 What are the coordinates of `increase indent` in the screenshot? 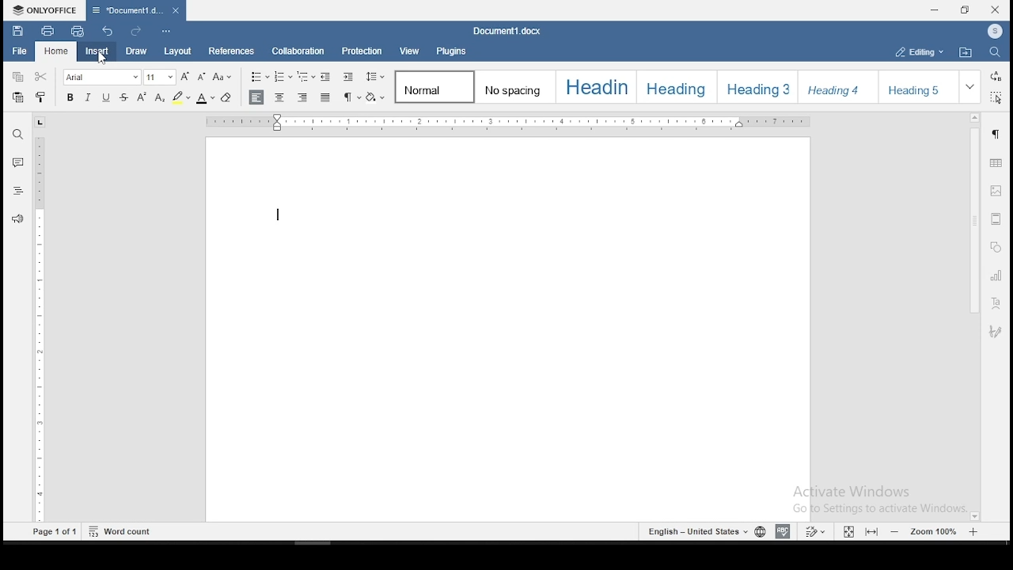 It's located at (349, 77).